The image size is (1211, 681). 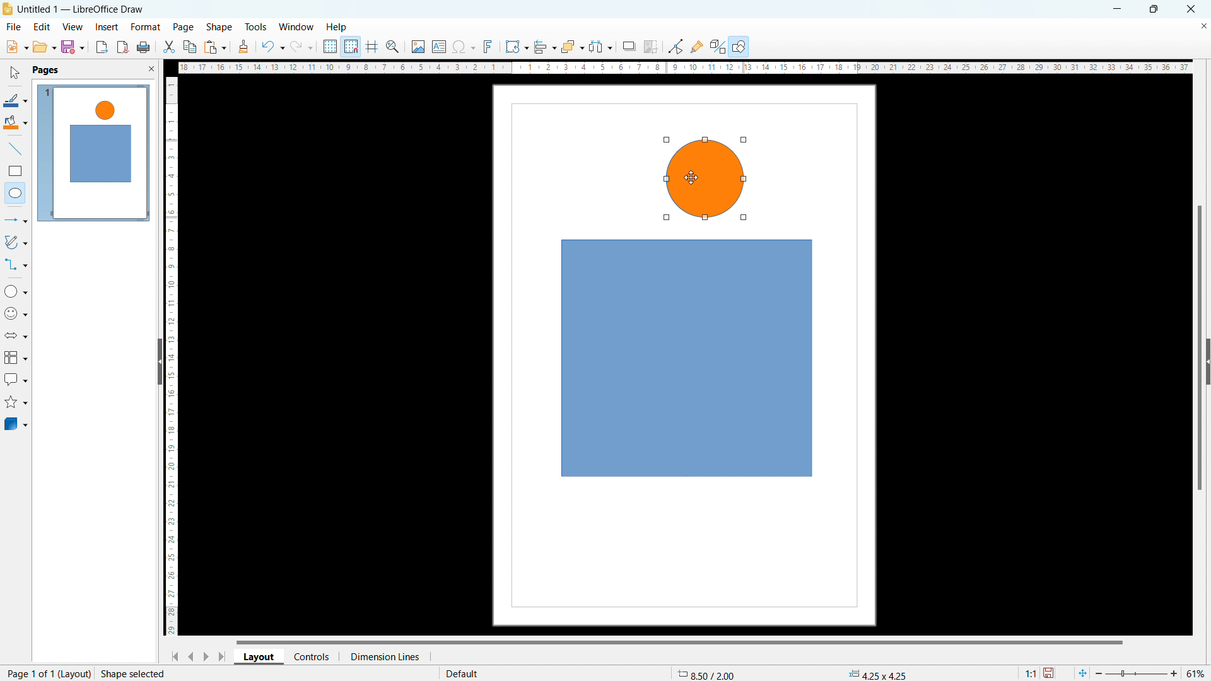 I want to click on view, so click(x=73, y=27).